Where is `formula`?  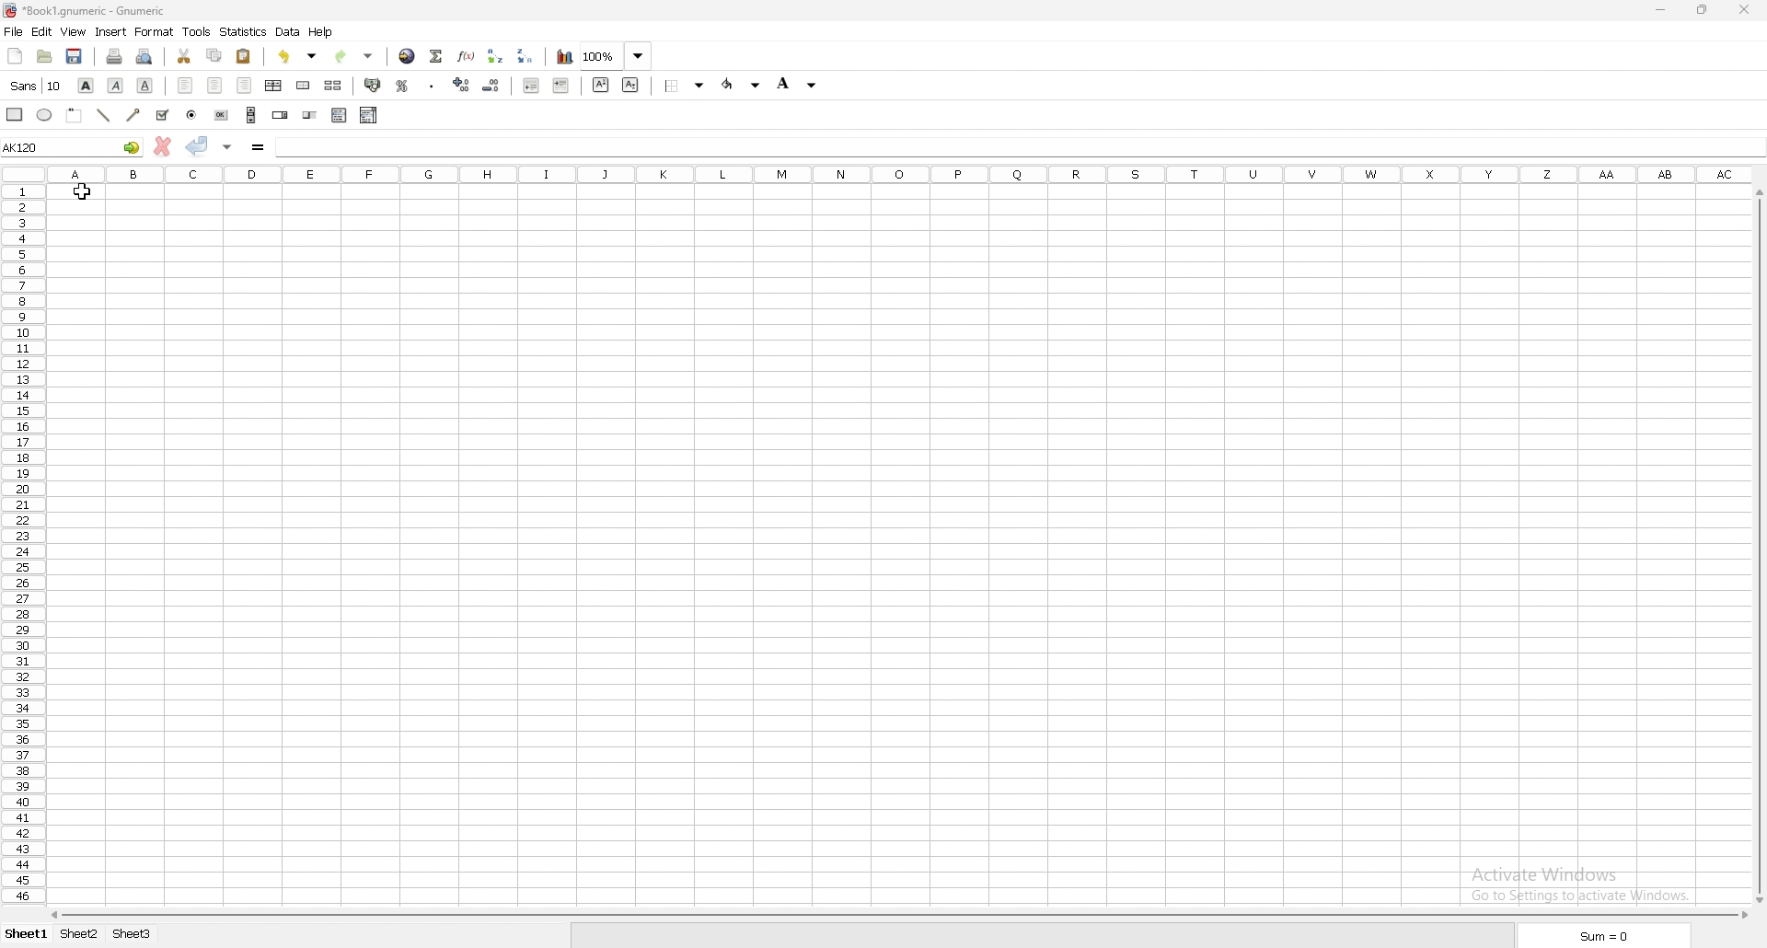
formula is located at coordinates (259, 147).